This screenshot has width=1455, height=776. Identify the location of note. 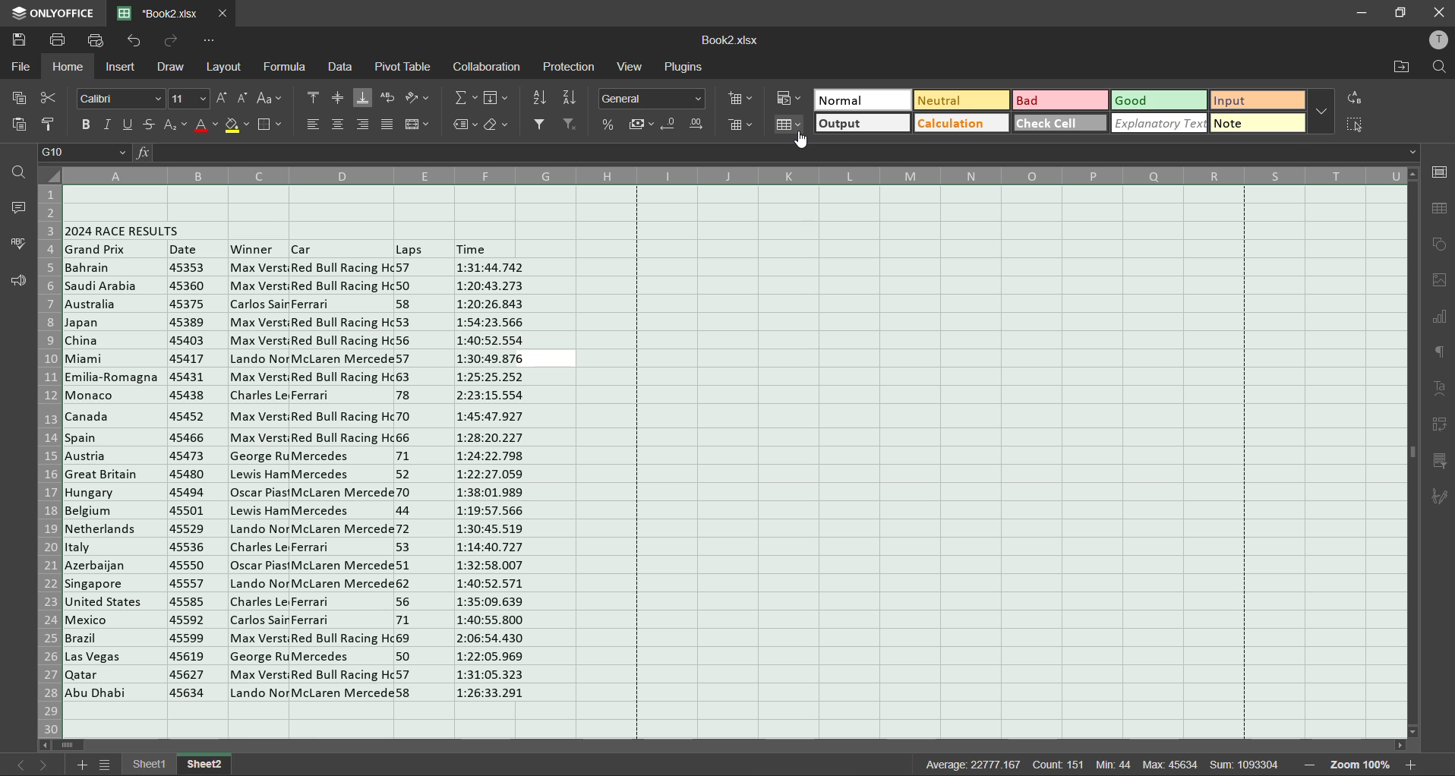
(1258, 123).